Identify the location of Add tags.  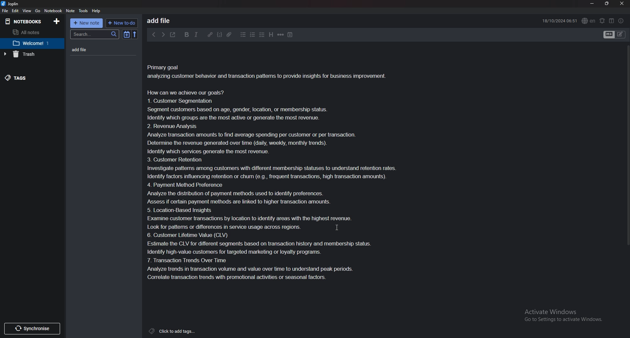
(173, 331).